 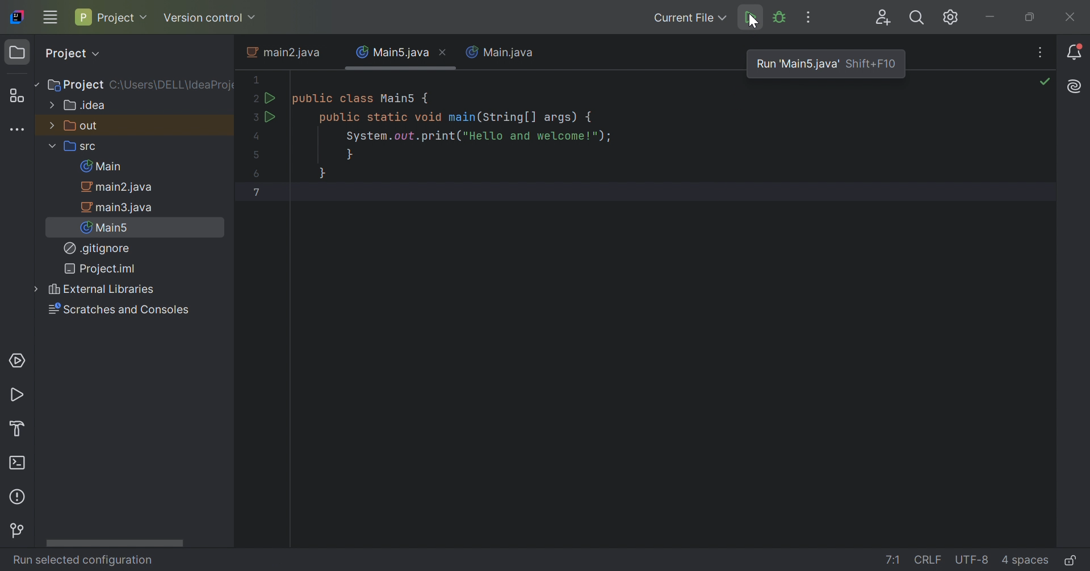 What do you see at coordinates (780, 19) in the screenshot?
I see `Debug` at bounding box center [780, 19].